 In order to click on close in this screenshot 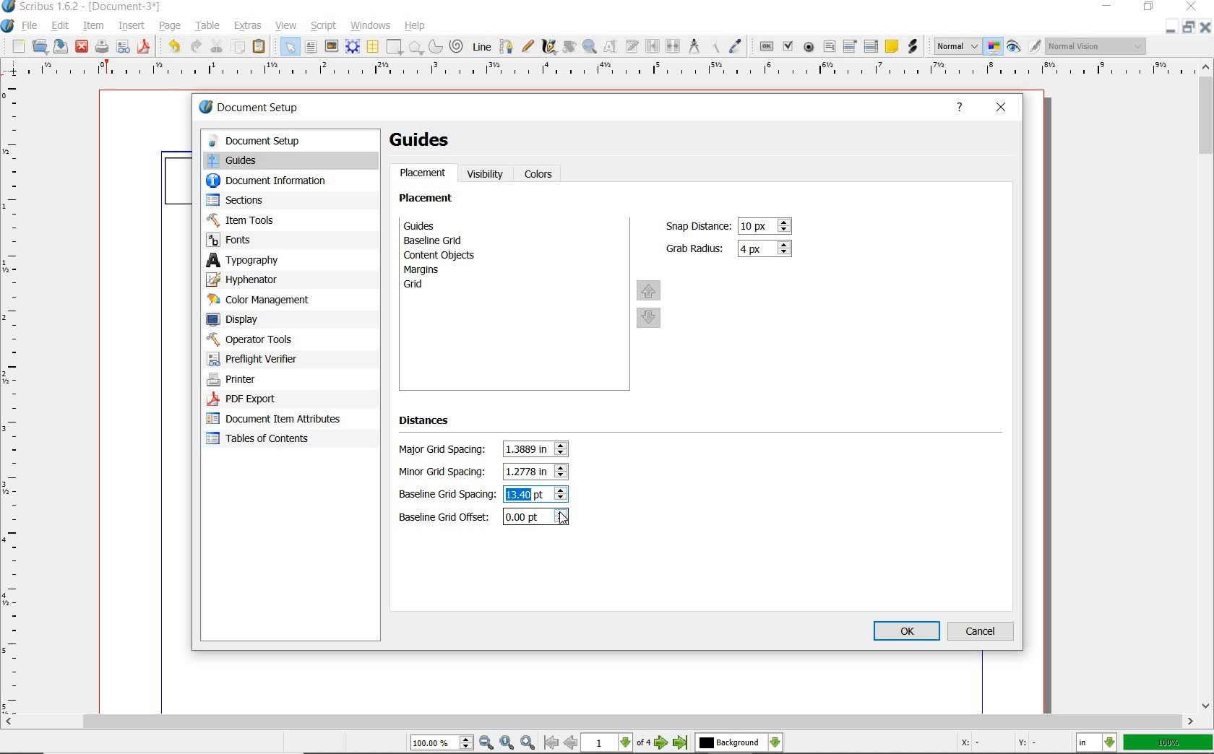, I will do `click(1002, 108)`.